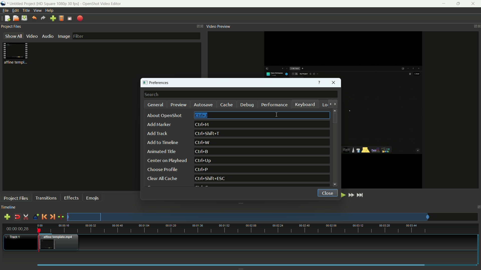  What do you see at coordinates (478, 26) in the screenshot?
I see `close video preview` at bounding box center [478, 26].